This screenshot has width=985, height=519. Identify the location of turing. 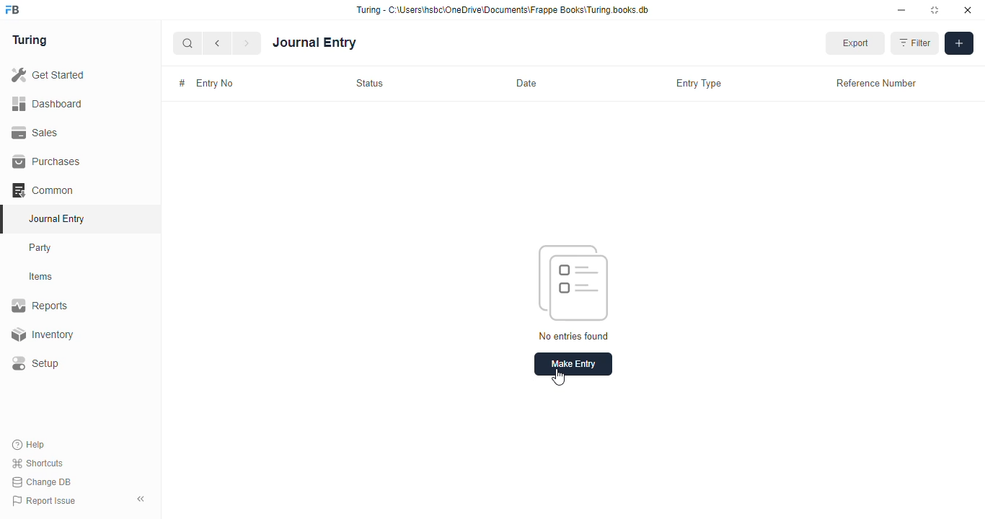
(30, 41).